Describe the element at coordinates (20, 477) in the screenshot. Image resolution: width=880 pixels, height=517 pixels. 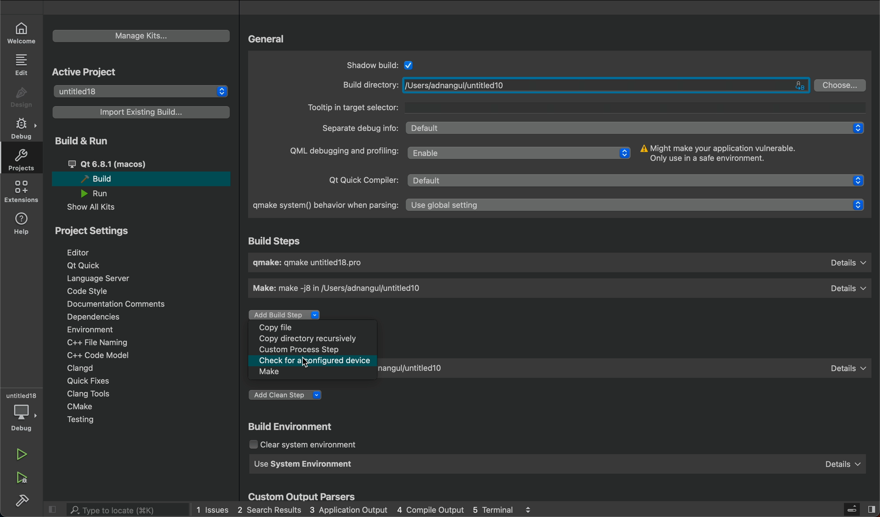
I see `run debug` at that location.